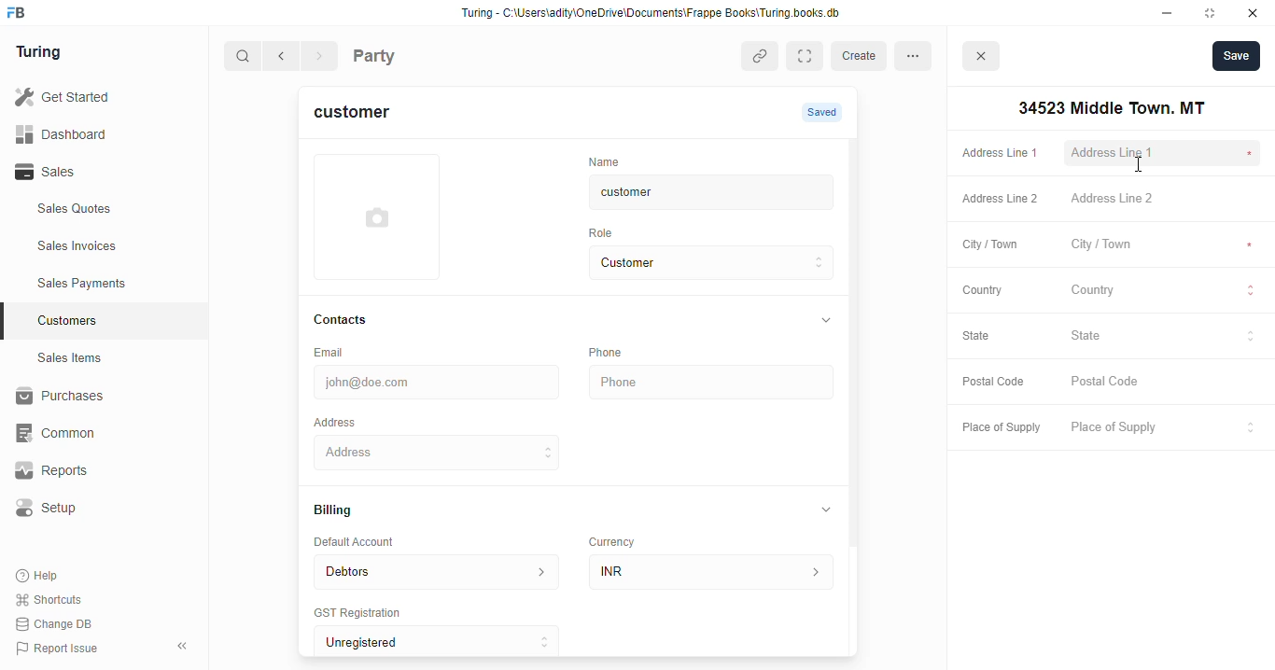 This screenshot has width=1275, height=670. Describe the element at coordinates (609, 161) in the screenshot. I see `‘Name` at that location.